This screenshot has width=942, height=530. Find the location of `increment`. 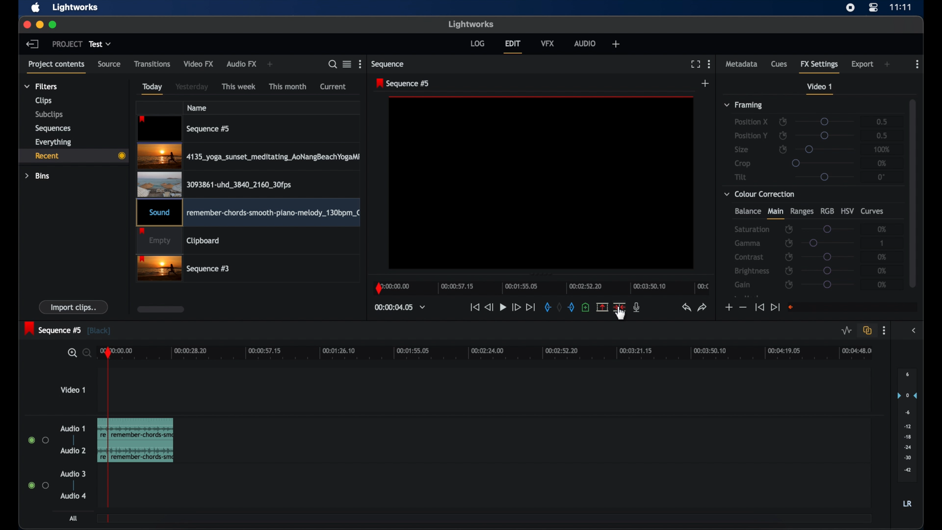

increment is located at coordinates (728, 308).